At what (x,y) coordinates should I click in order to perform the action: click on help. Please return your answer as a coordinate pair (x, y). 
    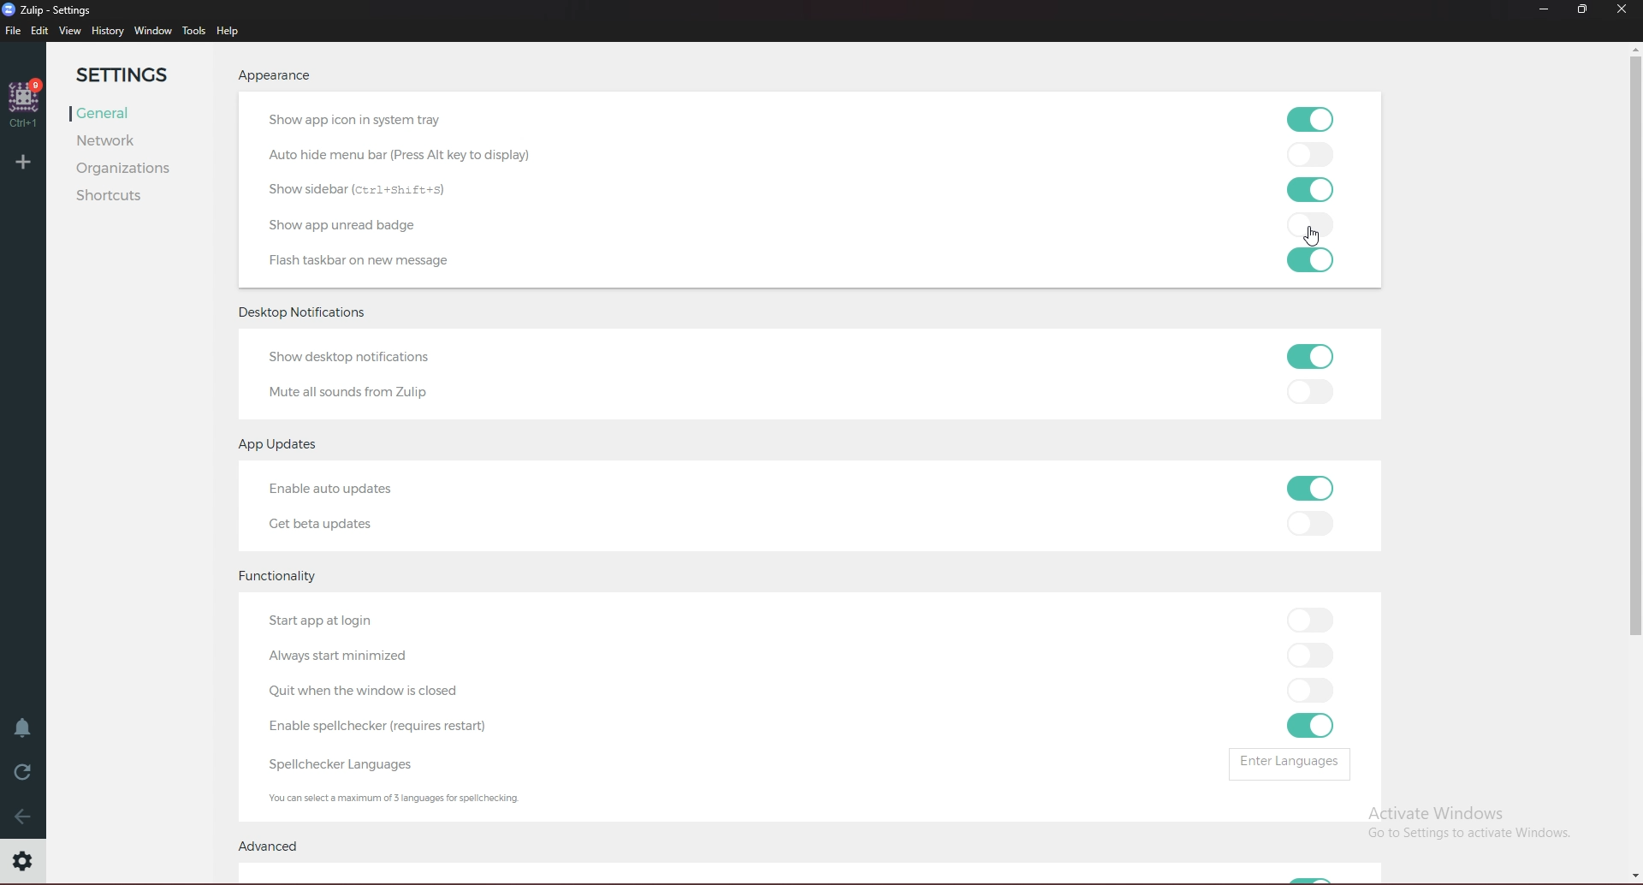
    Looking at the image, I should click on (232, 31).